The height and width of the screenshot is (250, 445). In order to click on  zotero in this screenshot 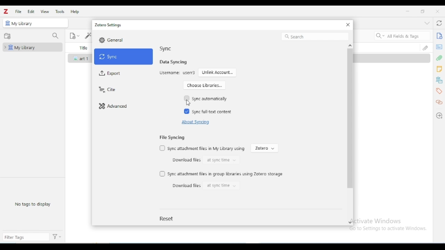, I will do `click(265, 148)`.